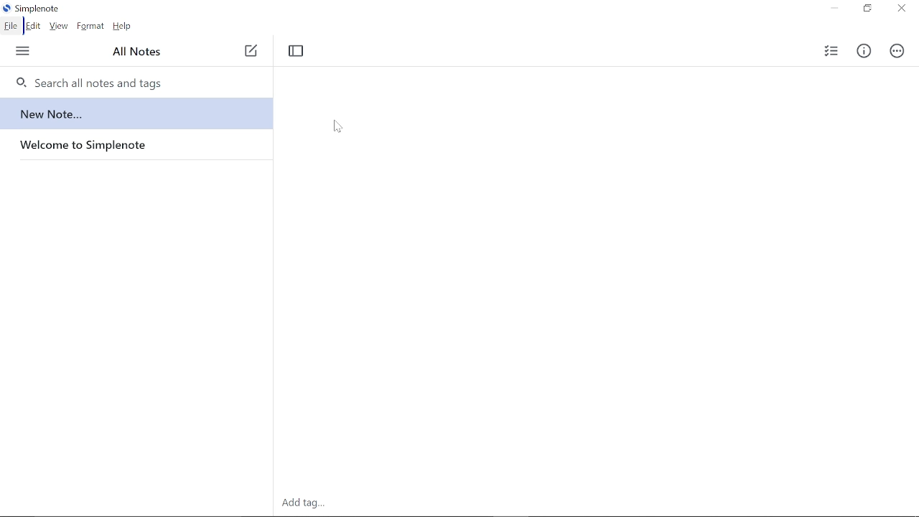  Describe the element at coordinates (248, 49) in the screenshot. I see `New note` at that location.